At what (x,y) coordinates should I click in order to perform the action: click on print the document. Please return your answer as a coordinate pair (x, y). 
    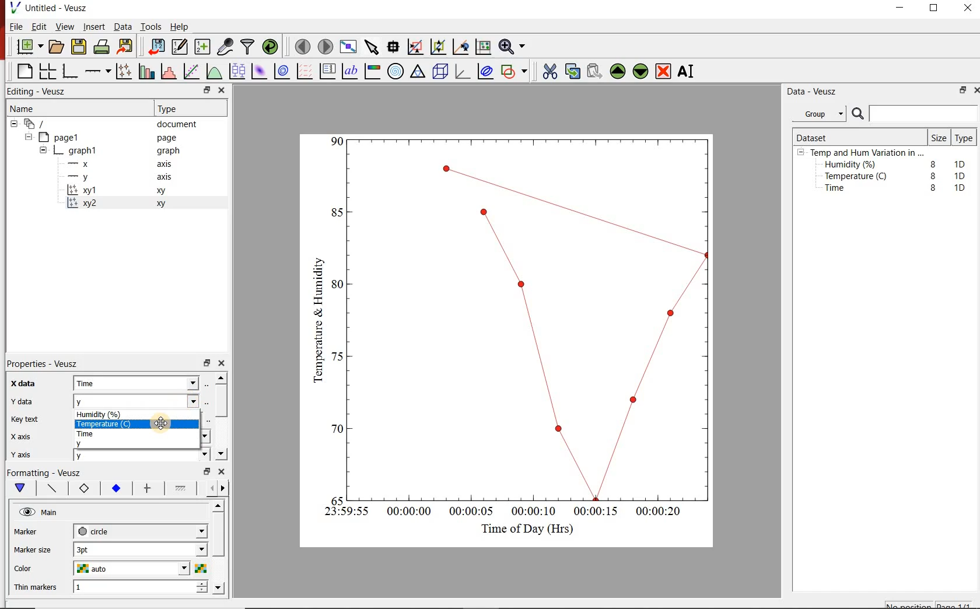
    Looking at the image, I should click on (102, 48).